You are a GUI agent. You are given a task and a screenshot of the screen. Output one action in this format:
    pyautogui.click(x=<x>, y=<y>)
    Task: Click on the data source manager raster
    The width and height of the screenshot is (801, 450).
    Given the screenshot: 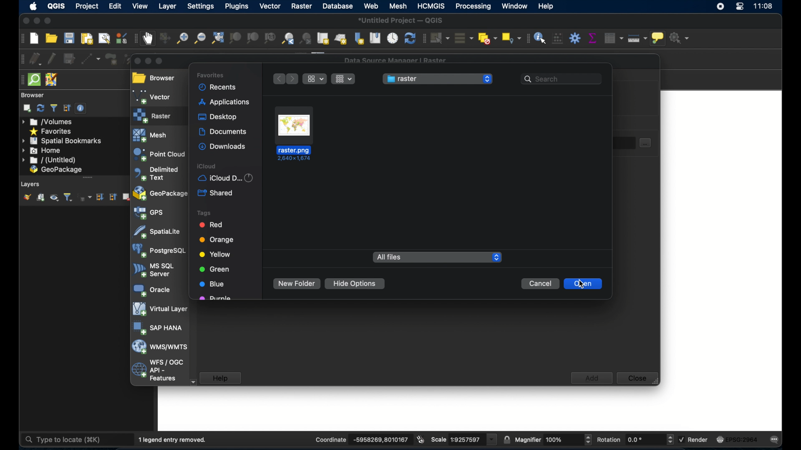 What is the action you would take?
    pyautogui.click(x=396, y=61)
    